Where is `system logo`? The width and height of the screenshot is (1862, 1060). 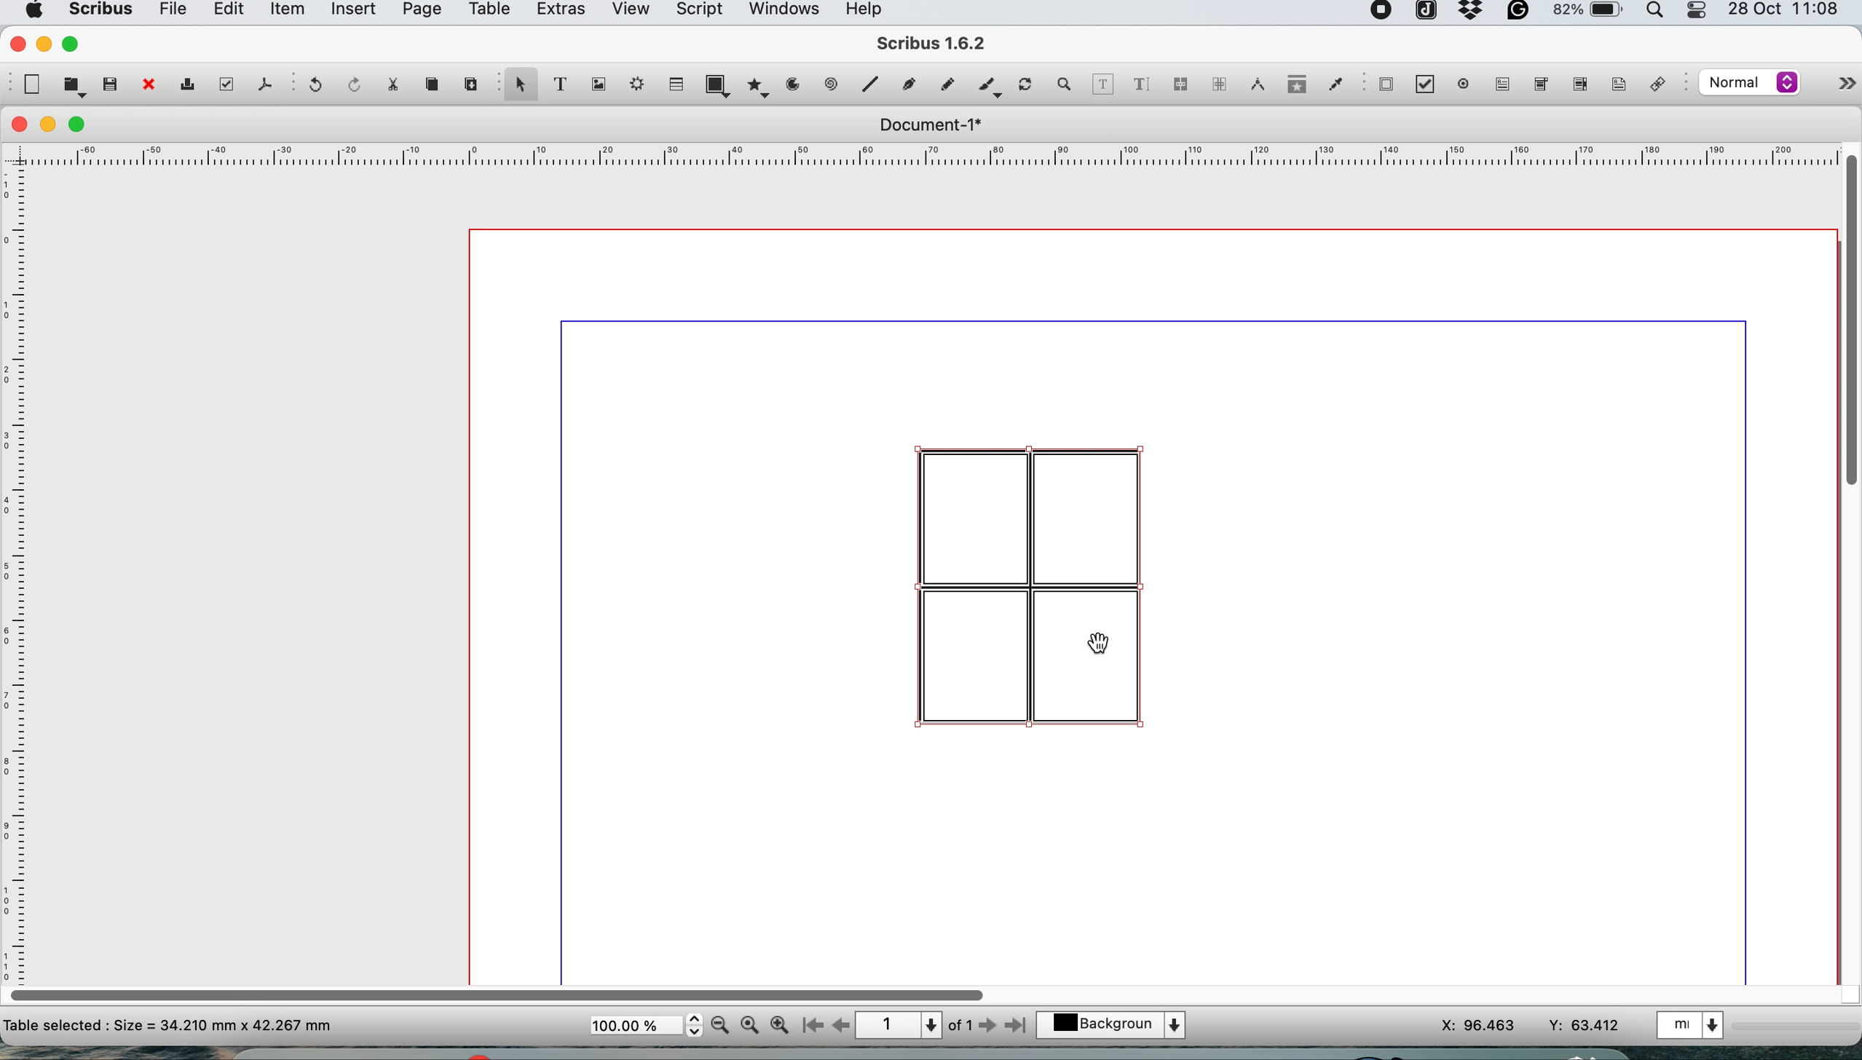 system logo is located at coordinates (31, 11).